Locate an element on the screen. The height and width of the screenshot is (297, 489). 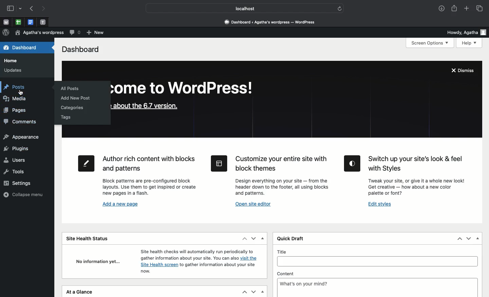
Previous page is located at coordinates (32, 9).